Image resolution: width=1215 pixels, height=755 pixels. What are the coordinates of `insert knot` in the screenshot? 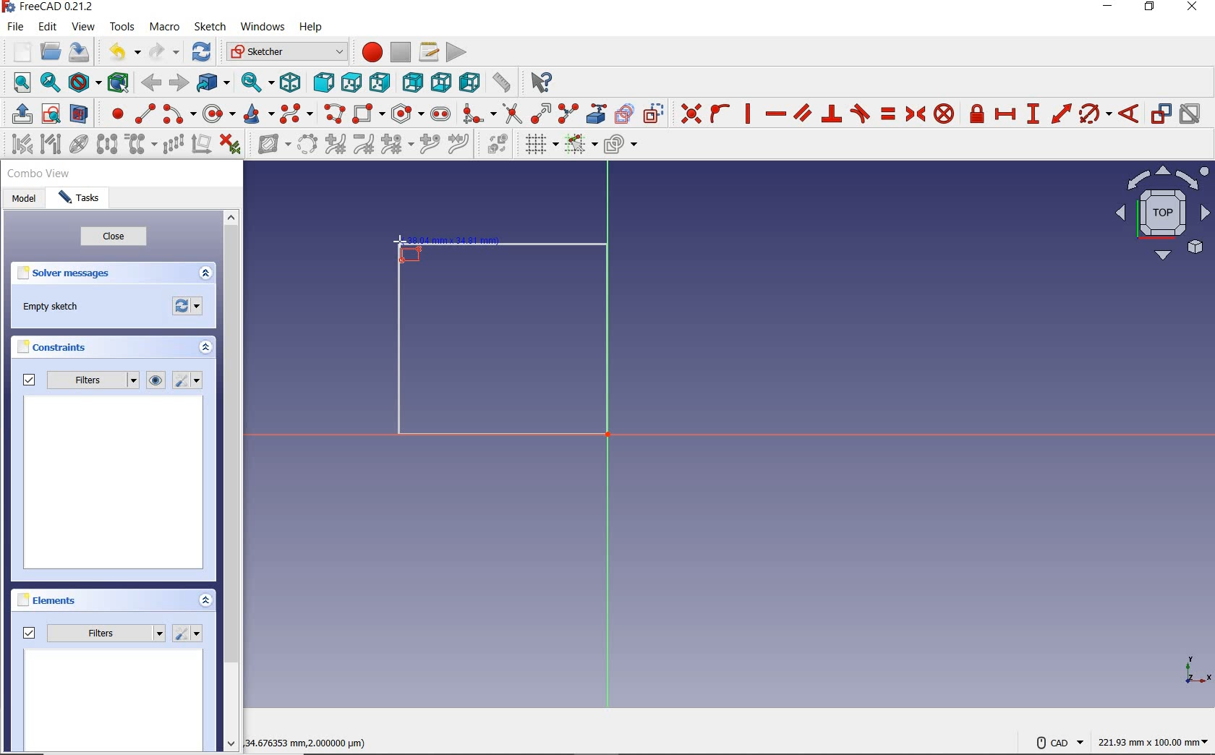 It's located at (431, 146).